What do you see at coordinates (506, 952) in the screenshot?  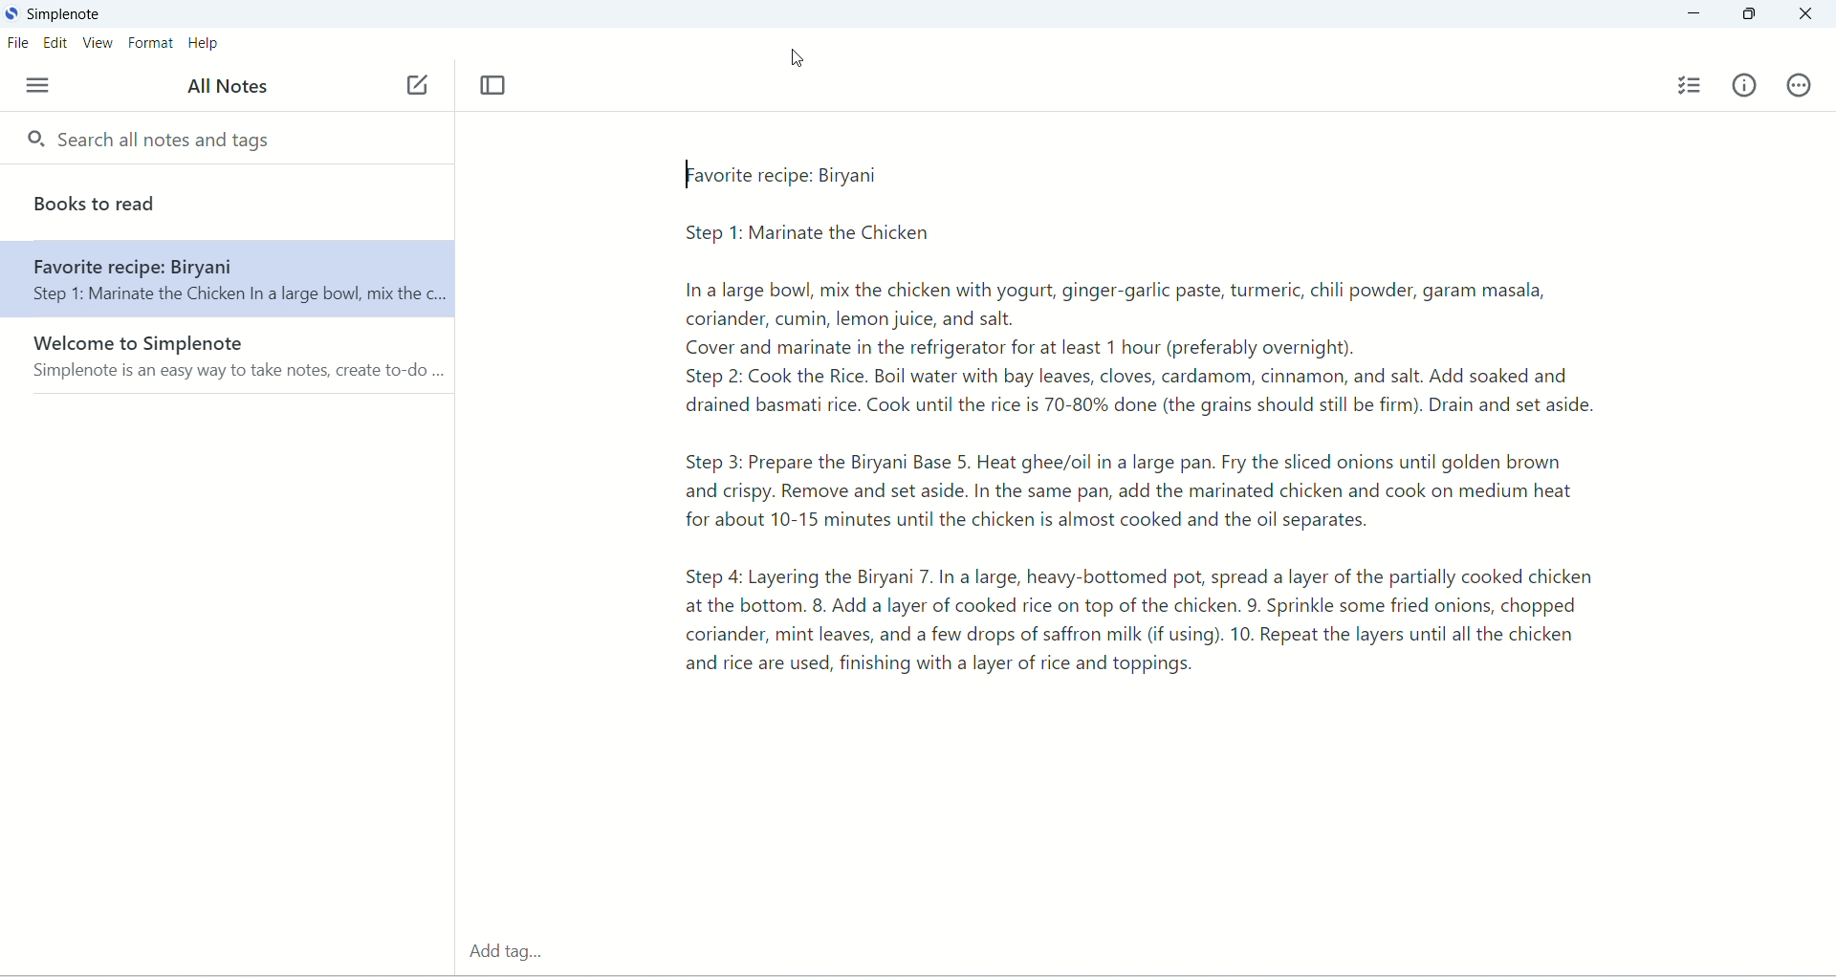 I see `add tags` at bounding box center [506, 952].